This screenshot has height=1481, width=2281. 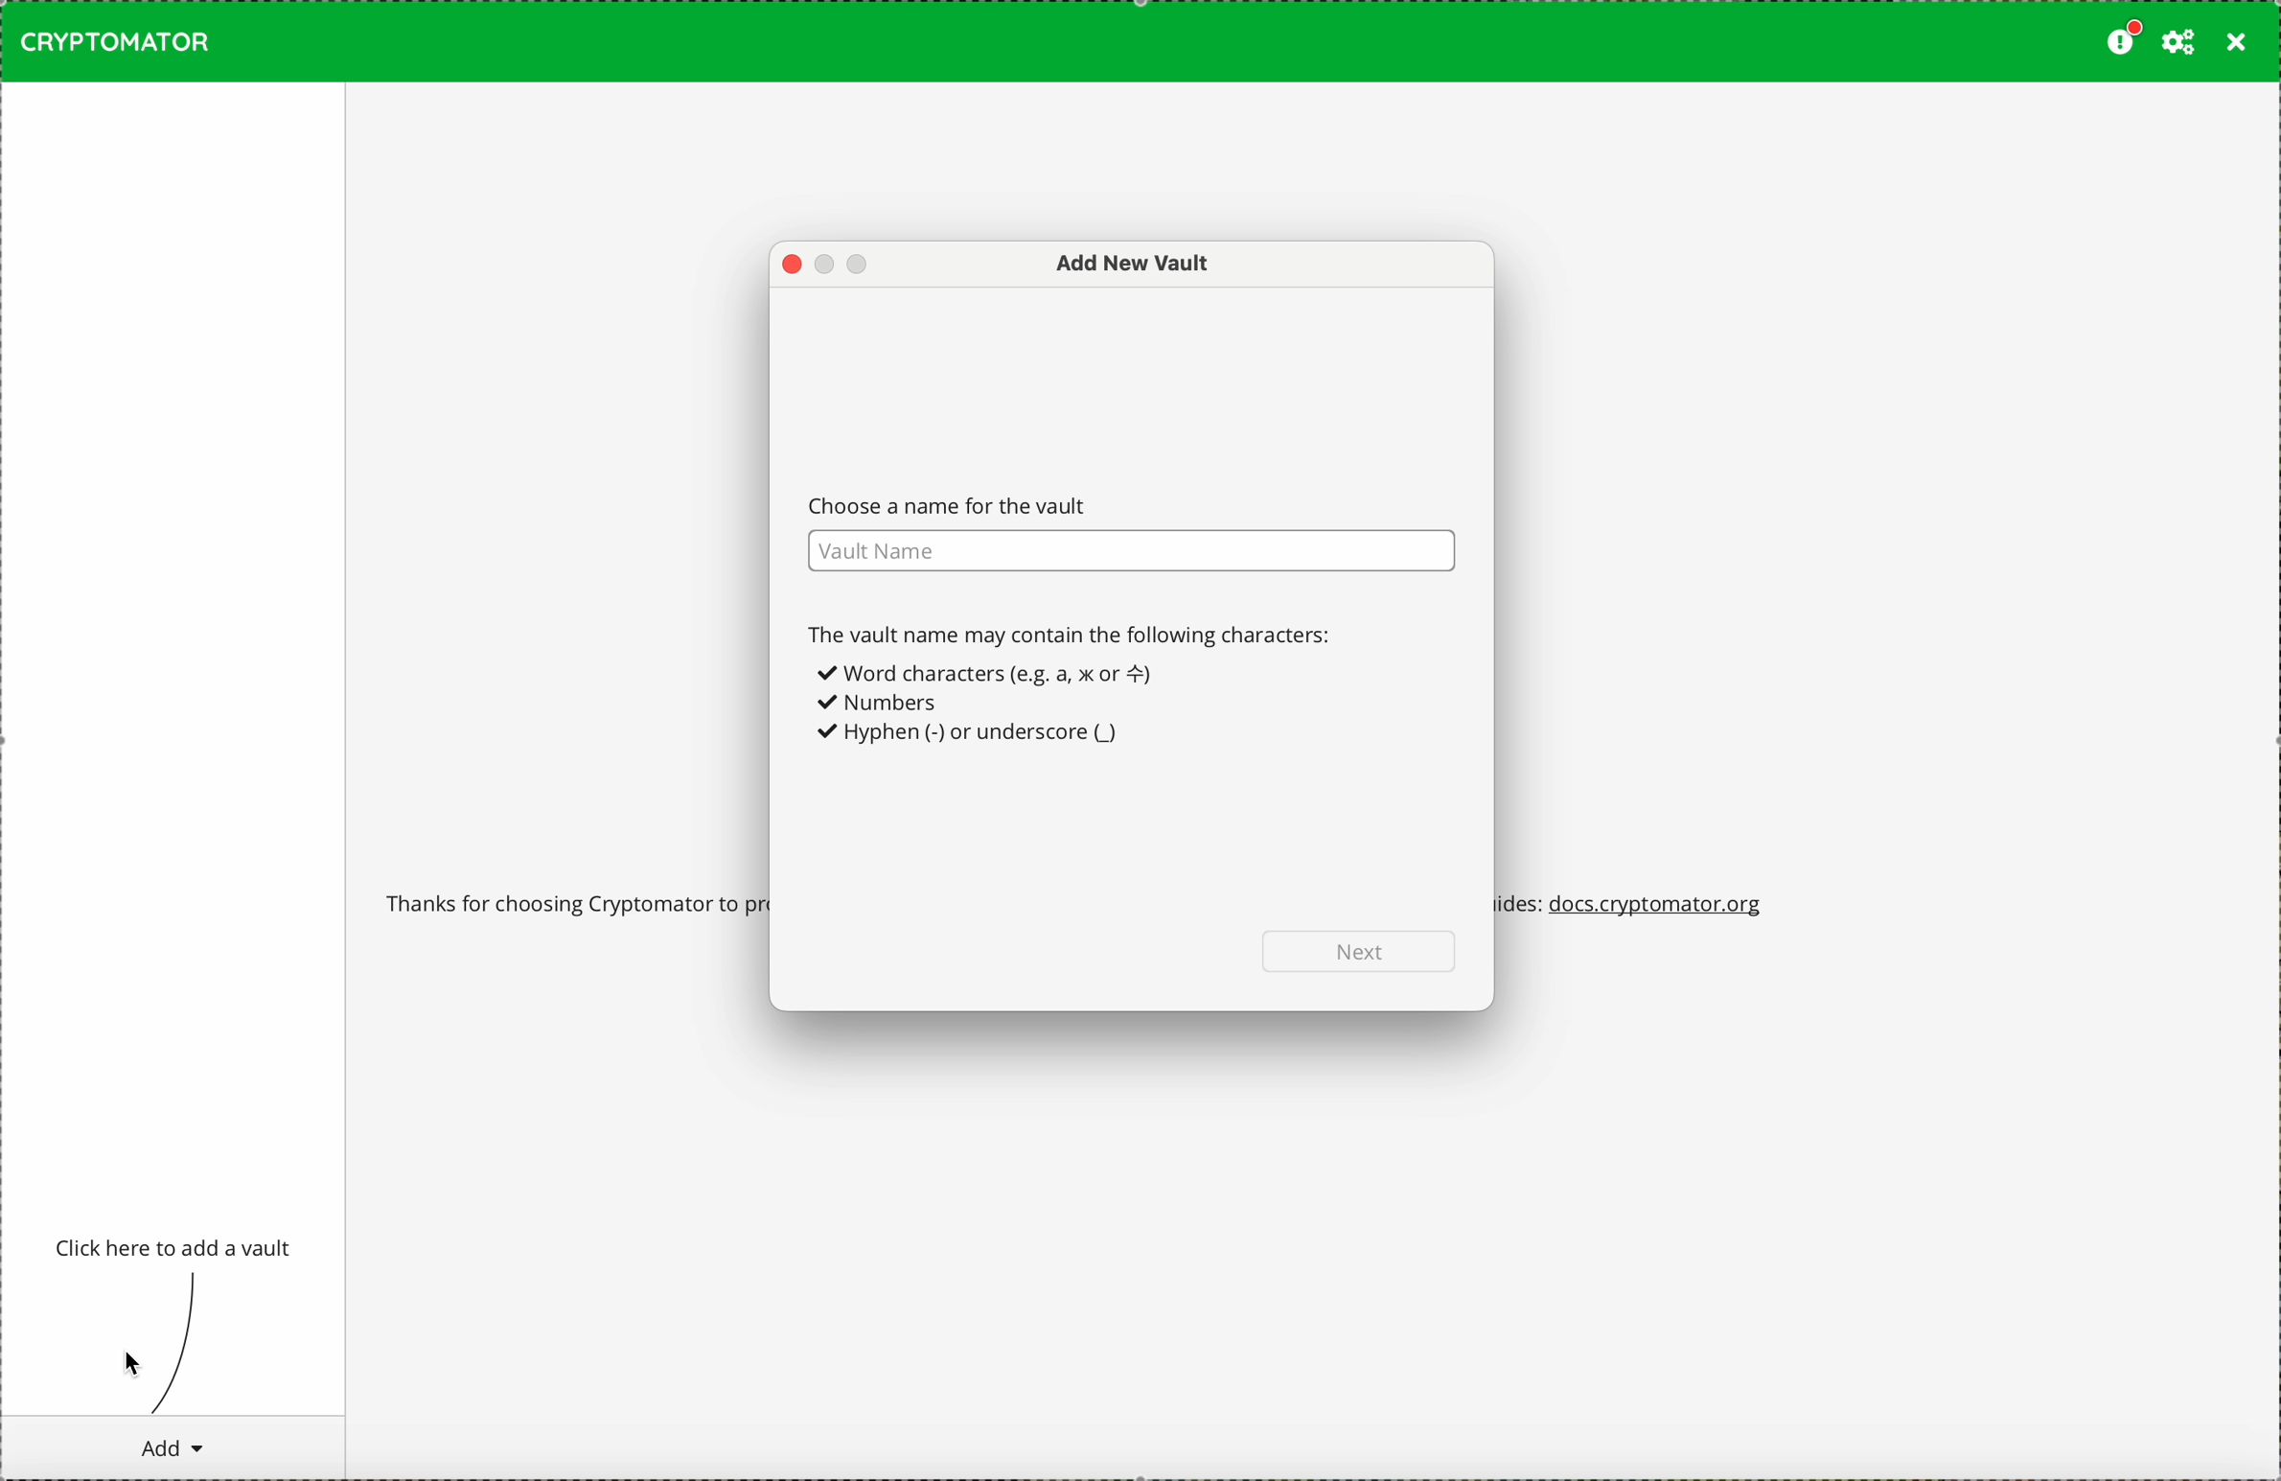 I want to click on click to add a vault, so click(x=176, y=1249).